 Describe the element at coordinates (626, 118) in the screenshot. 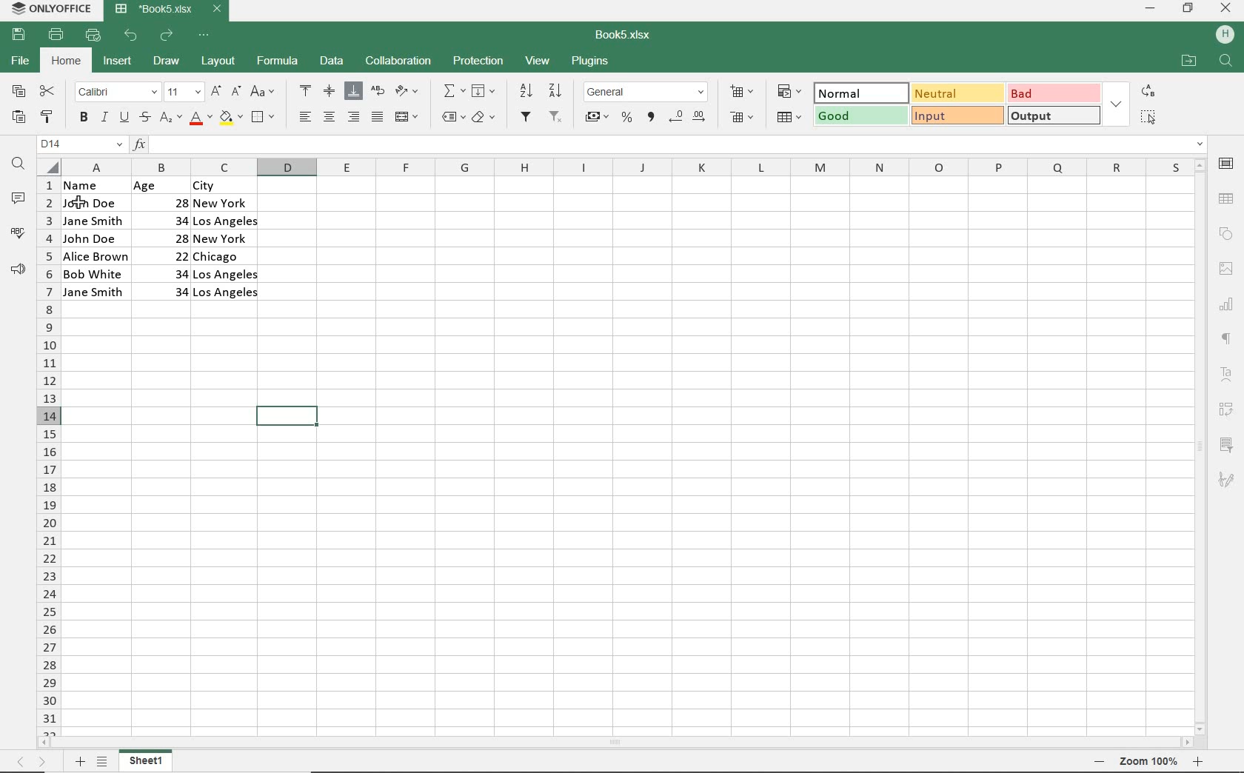

I see `PERCENT STYLE` at that location.